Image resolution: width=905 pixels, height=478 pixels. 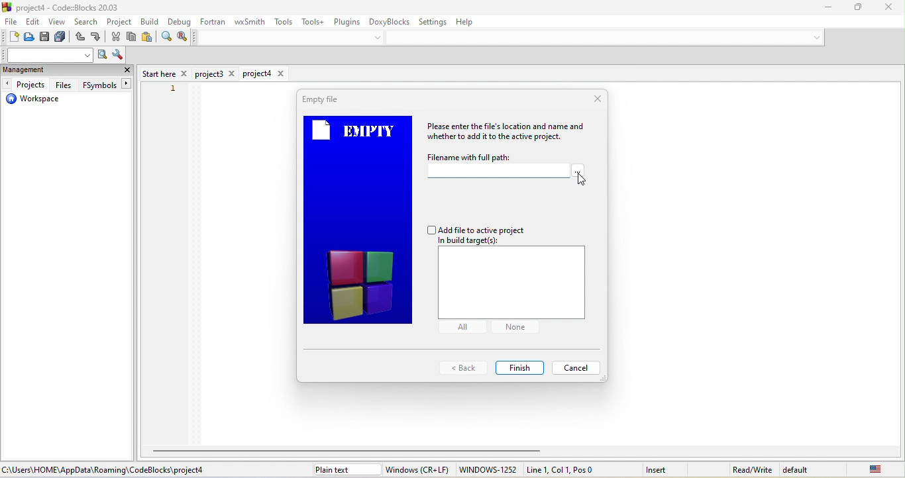 I want to click on plugins, so click(x=346, y=21).